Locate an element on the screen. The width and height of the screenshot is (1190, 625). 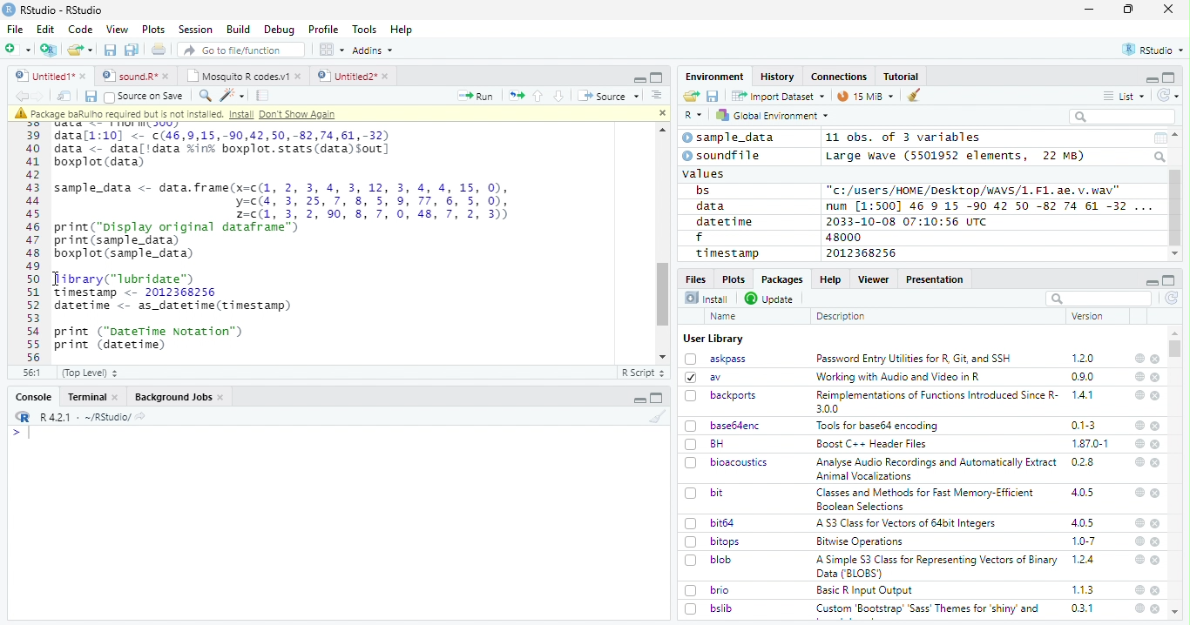
minimize is located at coordinates (1151, 78).